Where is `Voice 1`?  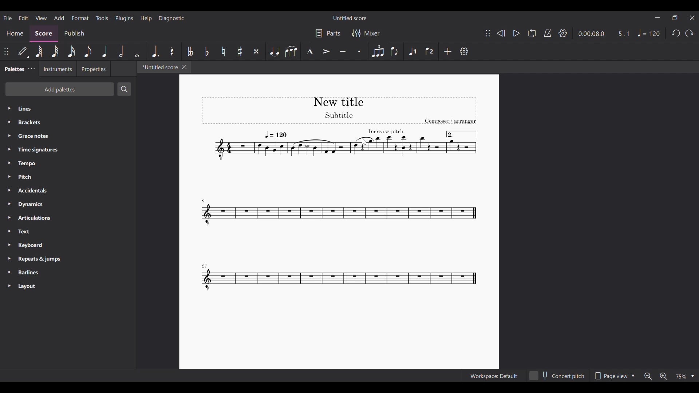 Voice 1 is located at coordinates (412, 51).